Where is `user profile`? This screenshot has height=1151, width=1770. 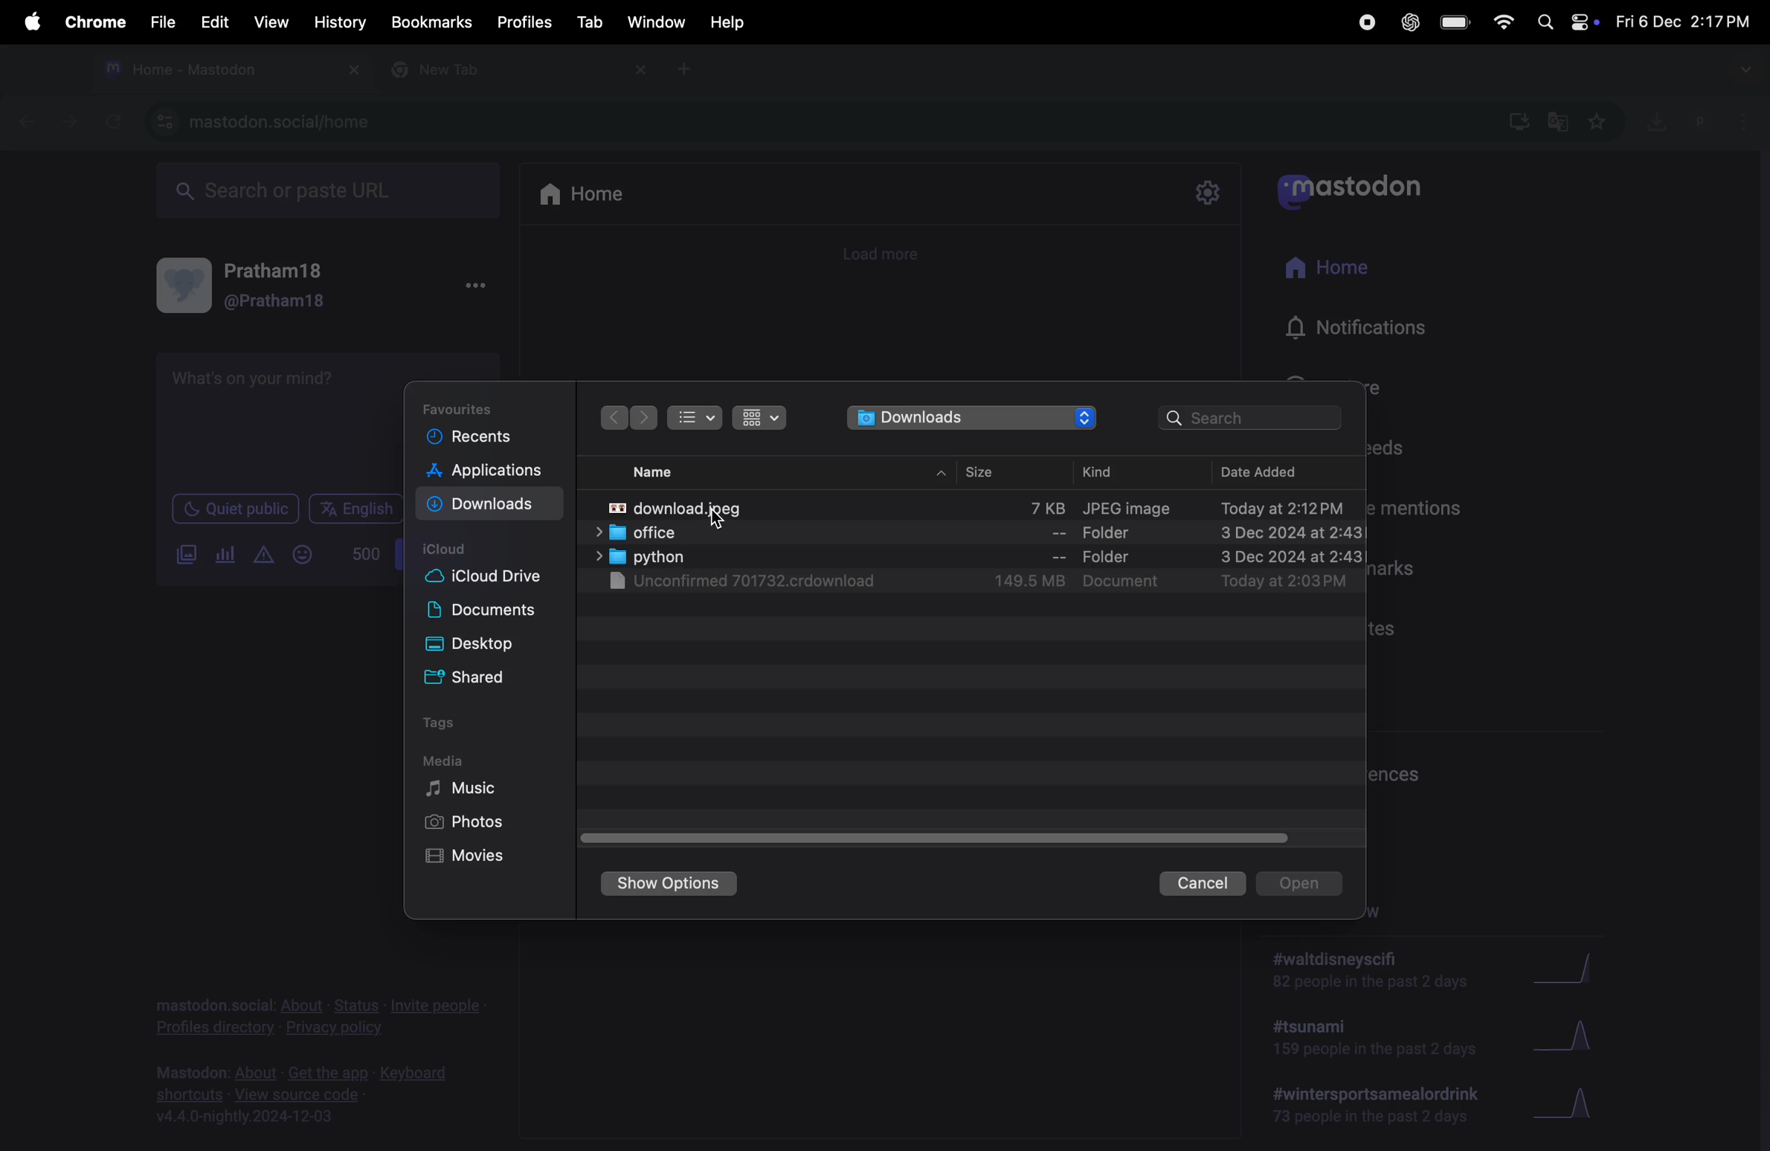 user profile is located at coordinates (1702, 120).